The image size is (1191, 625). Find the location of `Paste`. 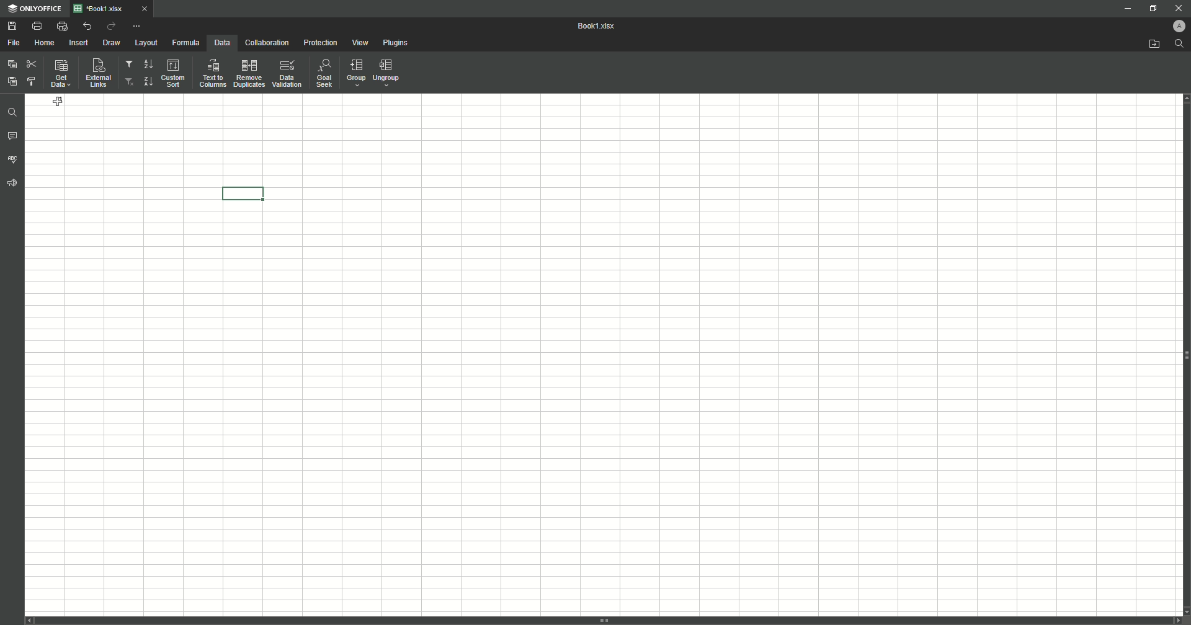

Paste is located at coordinates (12, 64).